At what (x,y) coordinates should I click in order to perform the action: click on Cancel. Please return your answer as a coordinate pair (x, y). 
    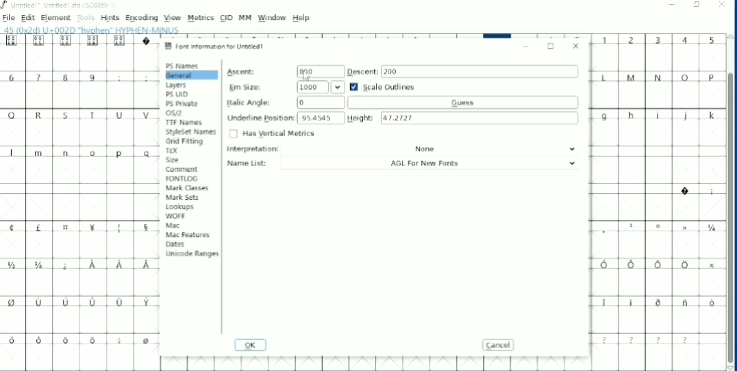
    Looking at the image, I should click on (500, 345).